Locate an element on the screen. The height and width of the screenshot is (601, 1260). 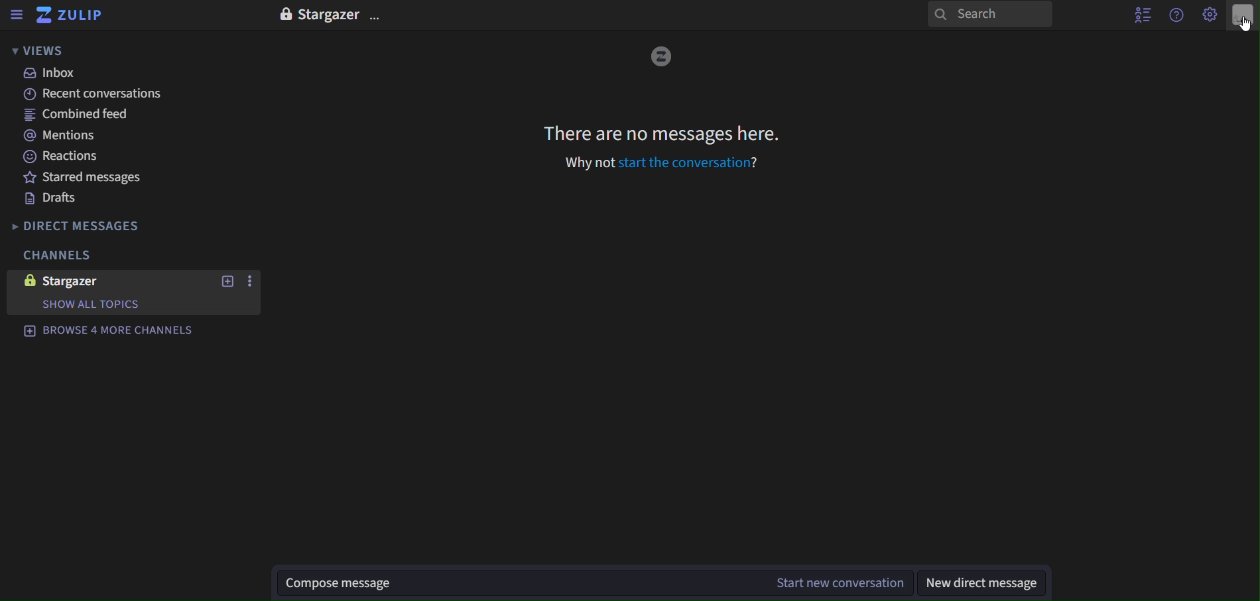
start the conversation? is located at coordinates (684, 163).